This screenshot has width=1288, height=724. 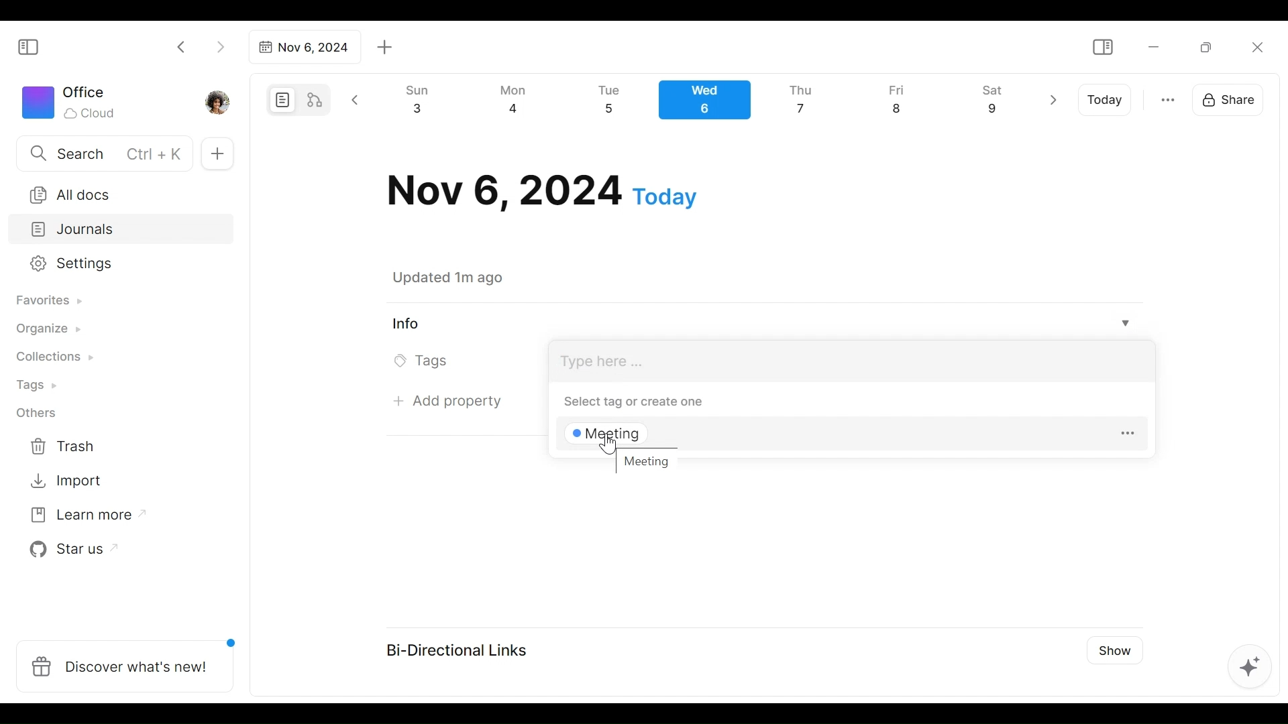 What do you see at coordinates (1250, 668) in the screenshot?
I see `AFFiNE AI` at bounding box center [1250, 668].